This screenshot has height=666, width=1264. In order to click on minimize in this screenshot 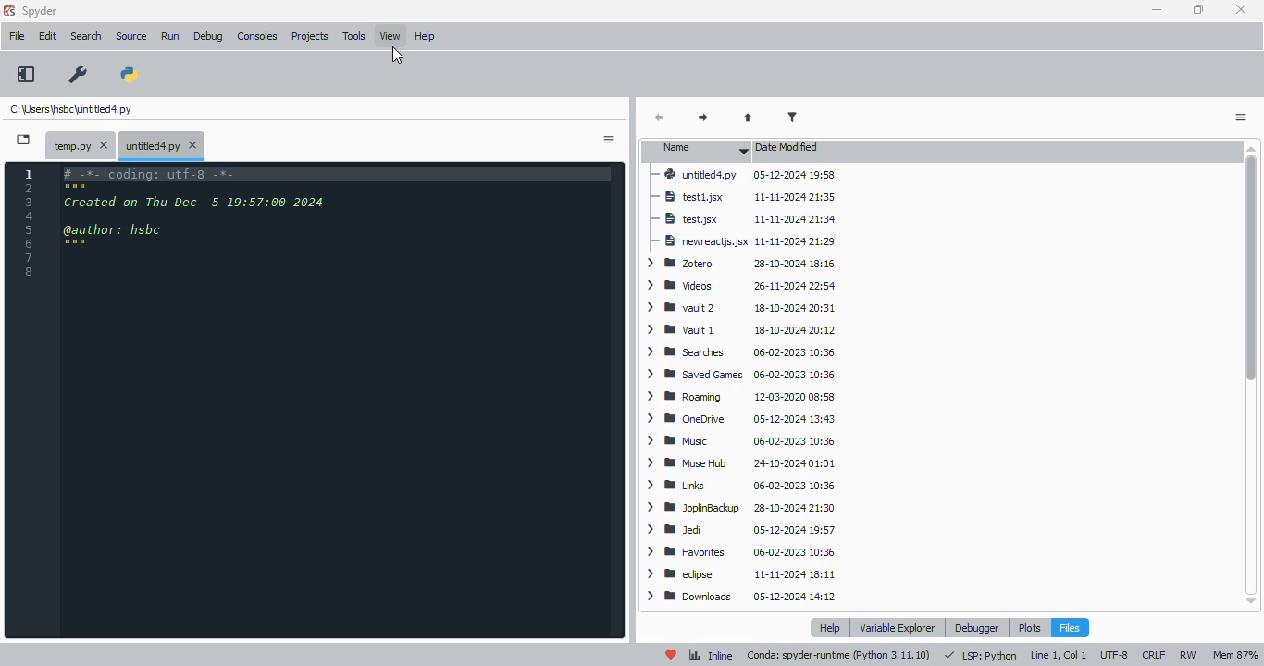, I will do `click(1157, 10)`.